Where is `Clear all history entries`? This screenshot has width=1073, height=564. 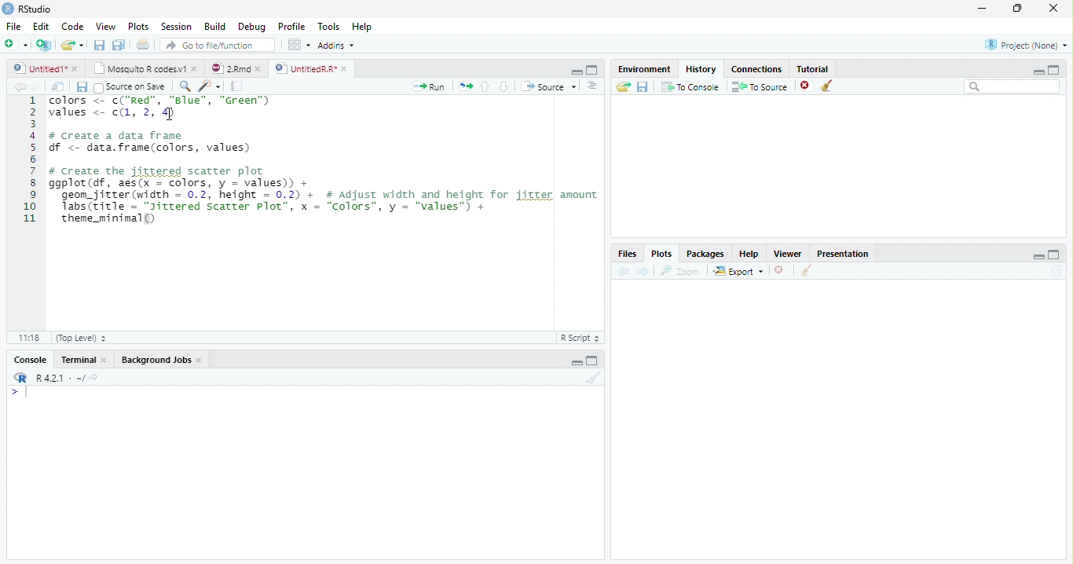 Clear all history entries is located at coordinates (829, 86).